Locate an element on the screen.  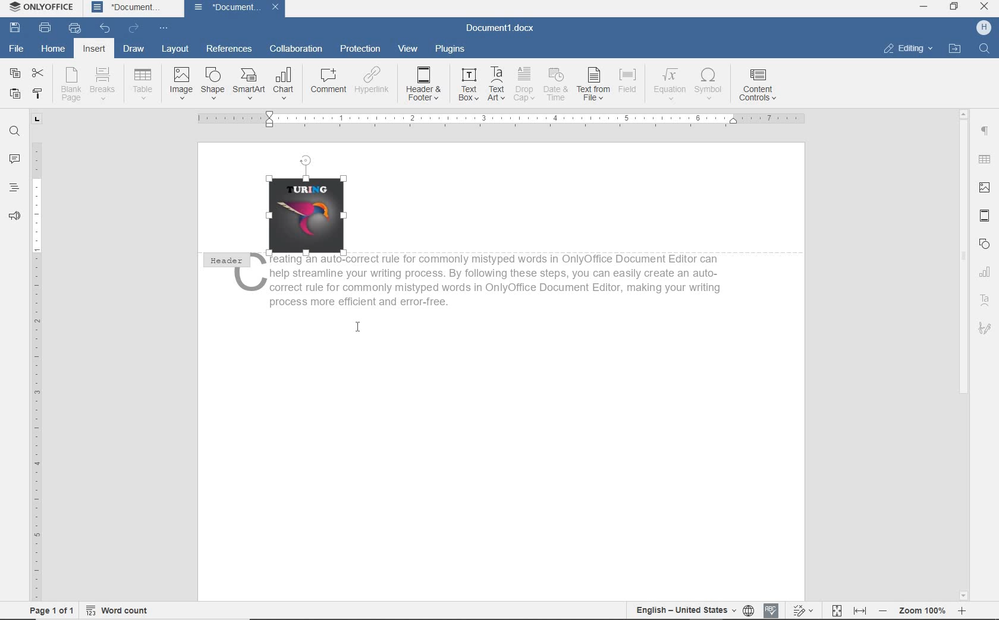
COPY is located at coordinates (15, 73).